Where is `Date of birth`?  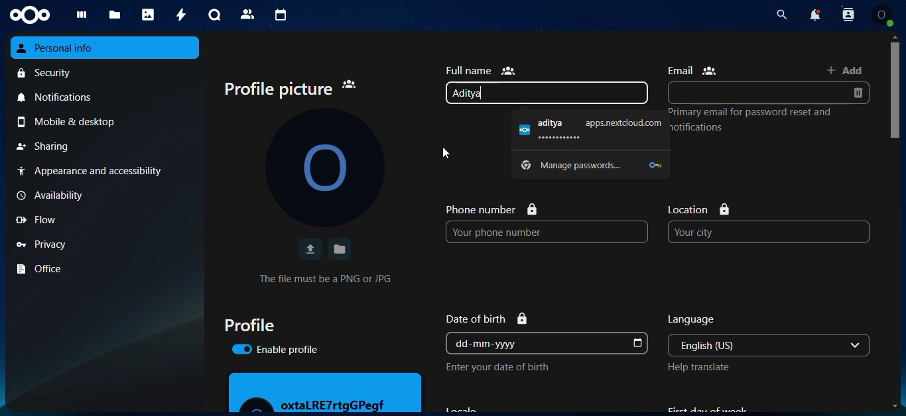 Date of birth is located at coordinates (487, 319).